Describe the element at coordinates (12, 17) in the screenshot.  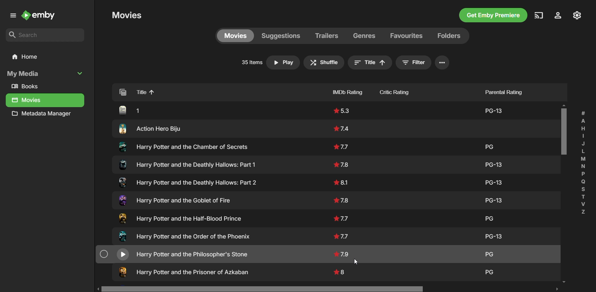
I see `Expand/Collapse` at that location.